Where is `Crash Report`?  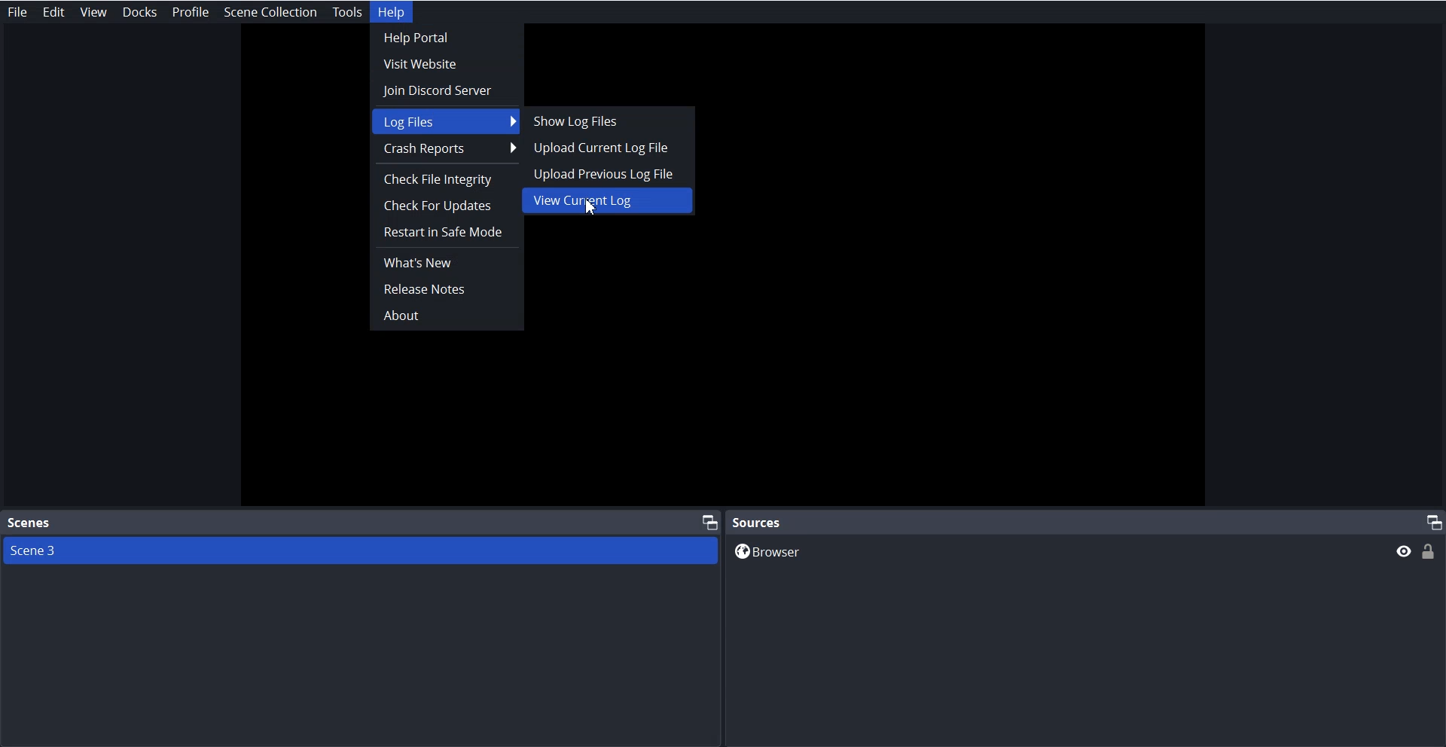
Crash Report is located at coordinates (447, 148).